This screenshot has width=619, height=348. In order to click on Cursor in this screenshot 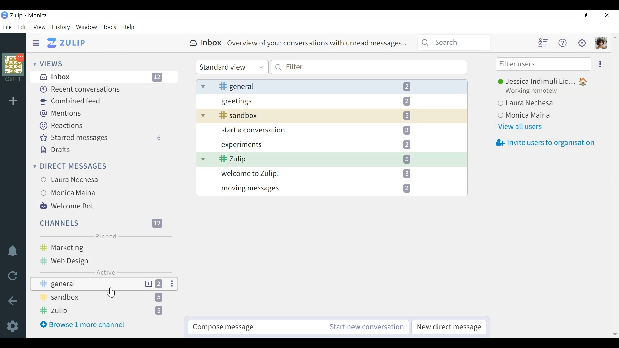, I will do `click(113, 293)`.